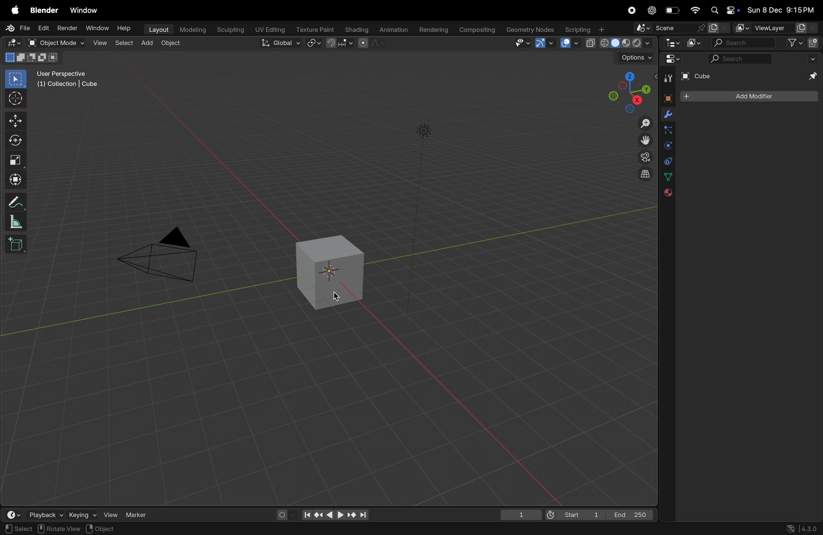 The height and width of the screenshot is (535, 823). I want to click on use collection cube, so click(66, 86).